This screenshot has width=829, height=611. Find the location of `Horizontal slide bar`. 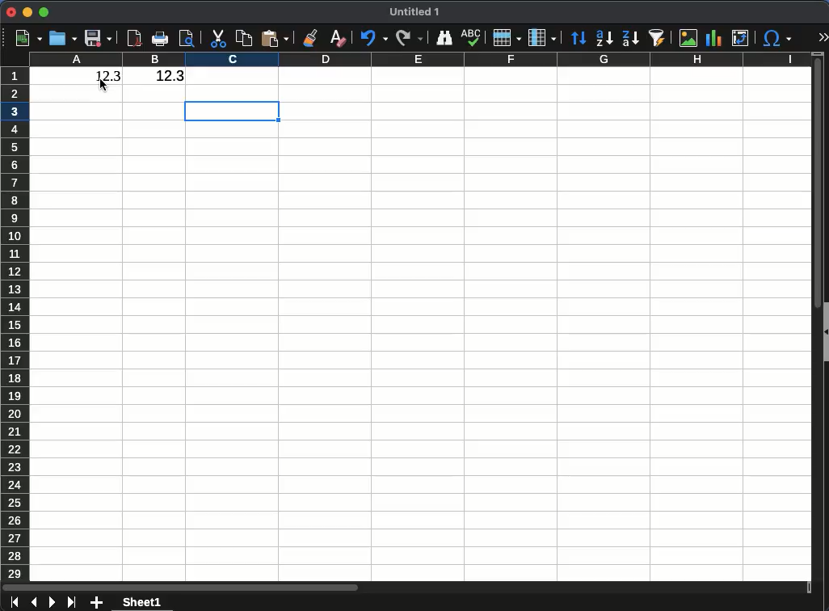

Horizontal slide bar is located at coordinates (180, 588).